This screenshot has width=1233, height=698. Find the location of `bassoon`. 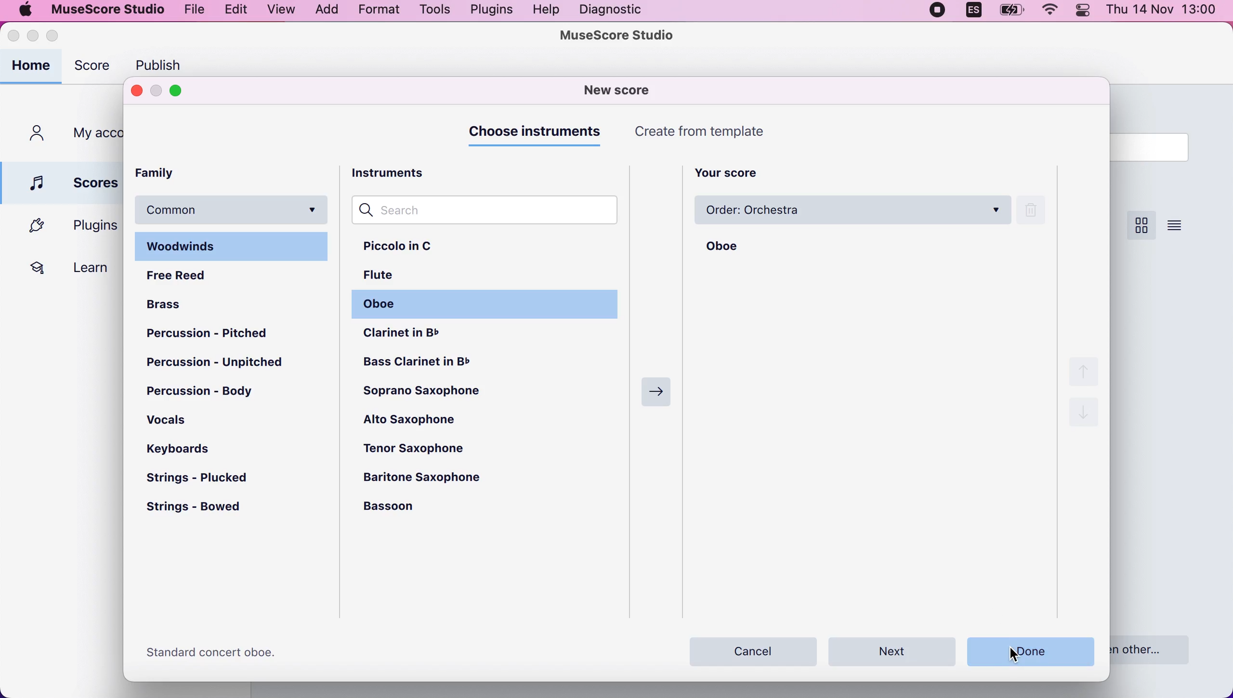

bassoon is located at coordinates (409, 507).